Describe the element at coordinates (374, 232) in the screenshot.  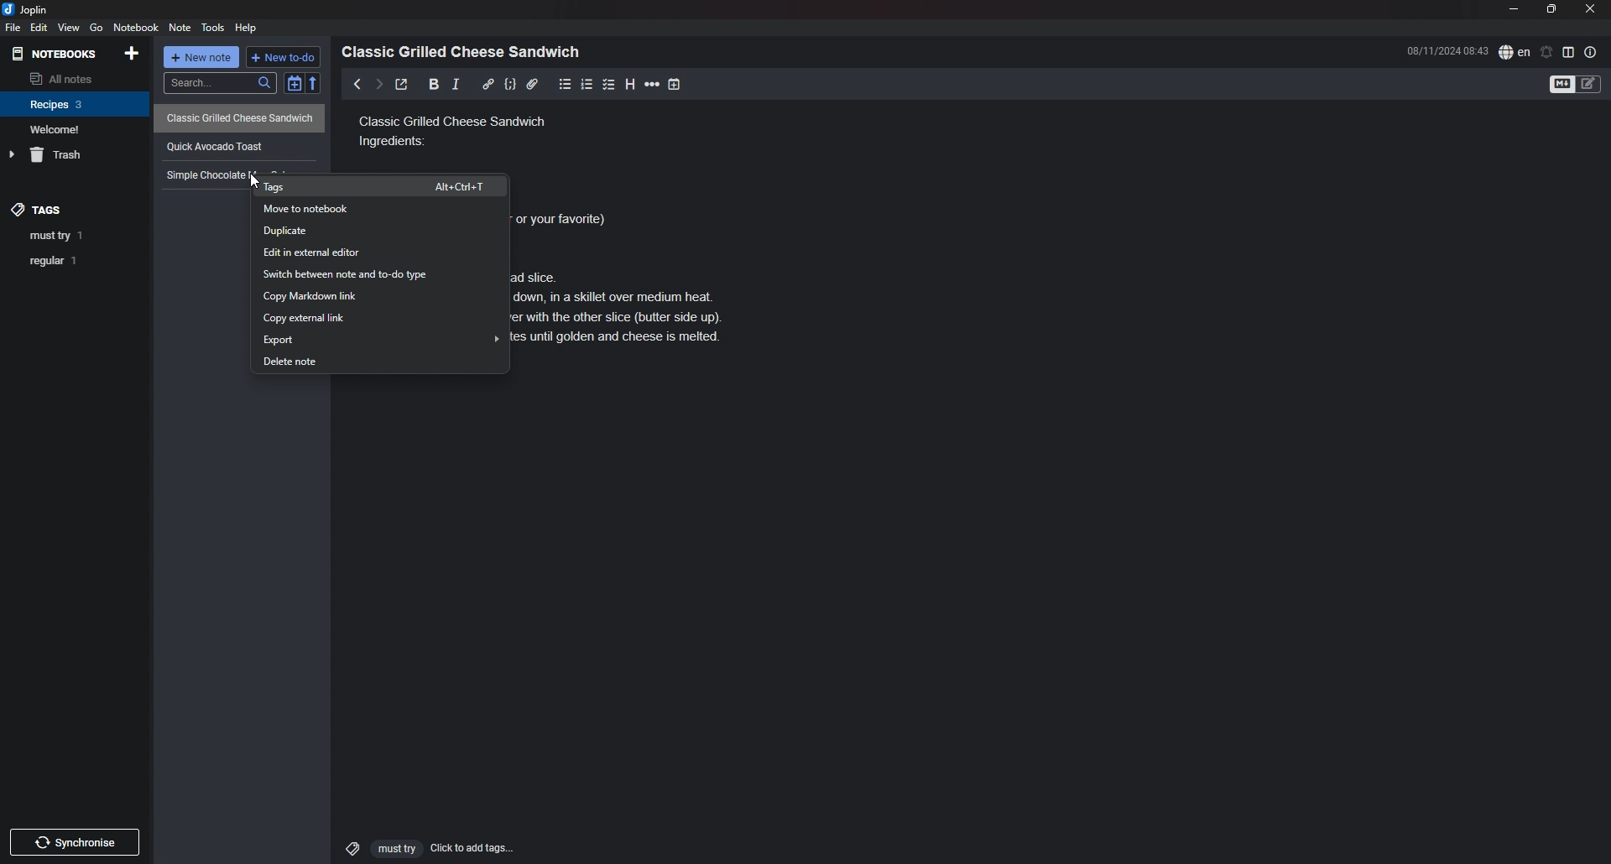
I see `Duplicate` at that location.